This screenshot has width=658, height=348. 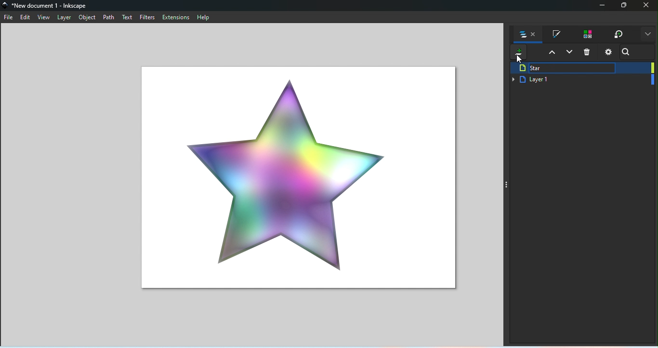 What do you see at coordinates (47, 5) in the screenshot?
I see `File name` at bounding box center [47, 5].